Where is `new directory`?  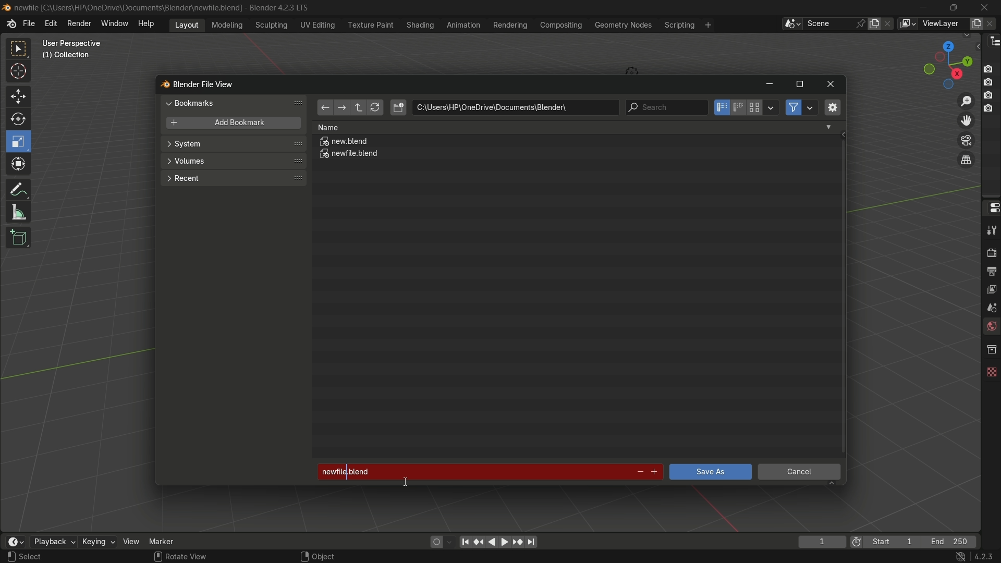
new directory is located at coordinates (398, 107).